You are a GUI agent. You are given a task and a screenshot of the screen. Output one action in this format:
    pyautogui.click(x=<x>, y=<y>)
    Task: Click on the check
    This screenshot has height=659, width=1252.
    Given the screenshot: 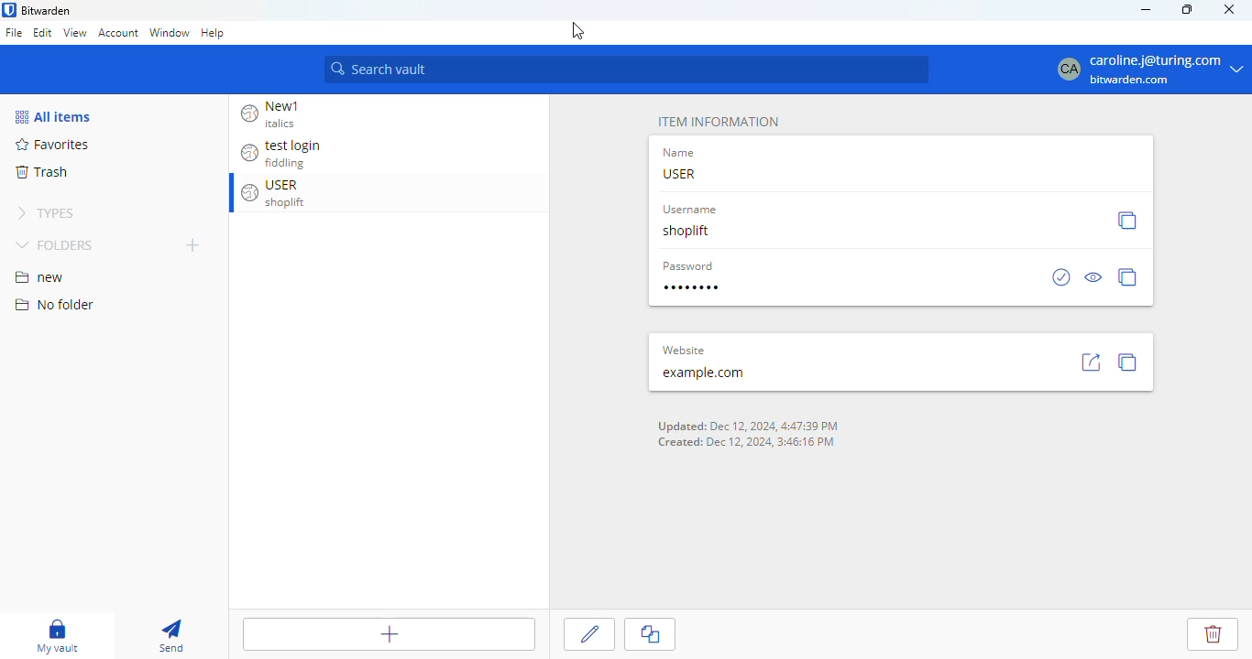 What is the action you would take?
    pyautogui.click(x=1060, y=275)
    